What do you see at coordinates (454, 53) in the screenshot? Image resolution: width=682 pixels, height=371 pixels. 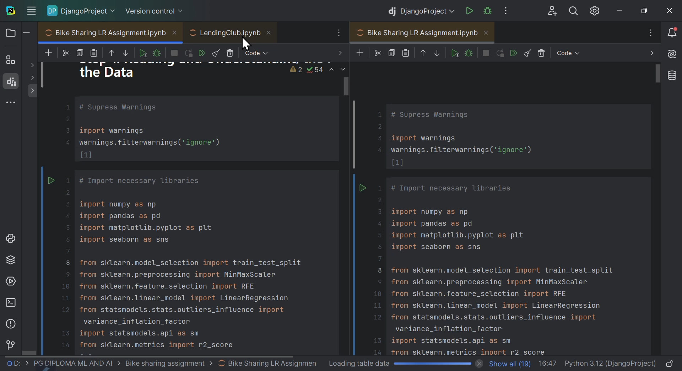 I see `run cell & select below` at bounding box center [454, 53].